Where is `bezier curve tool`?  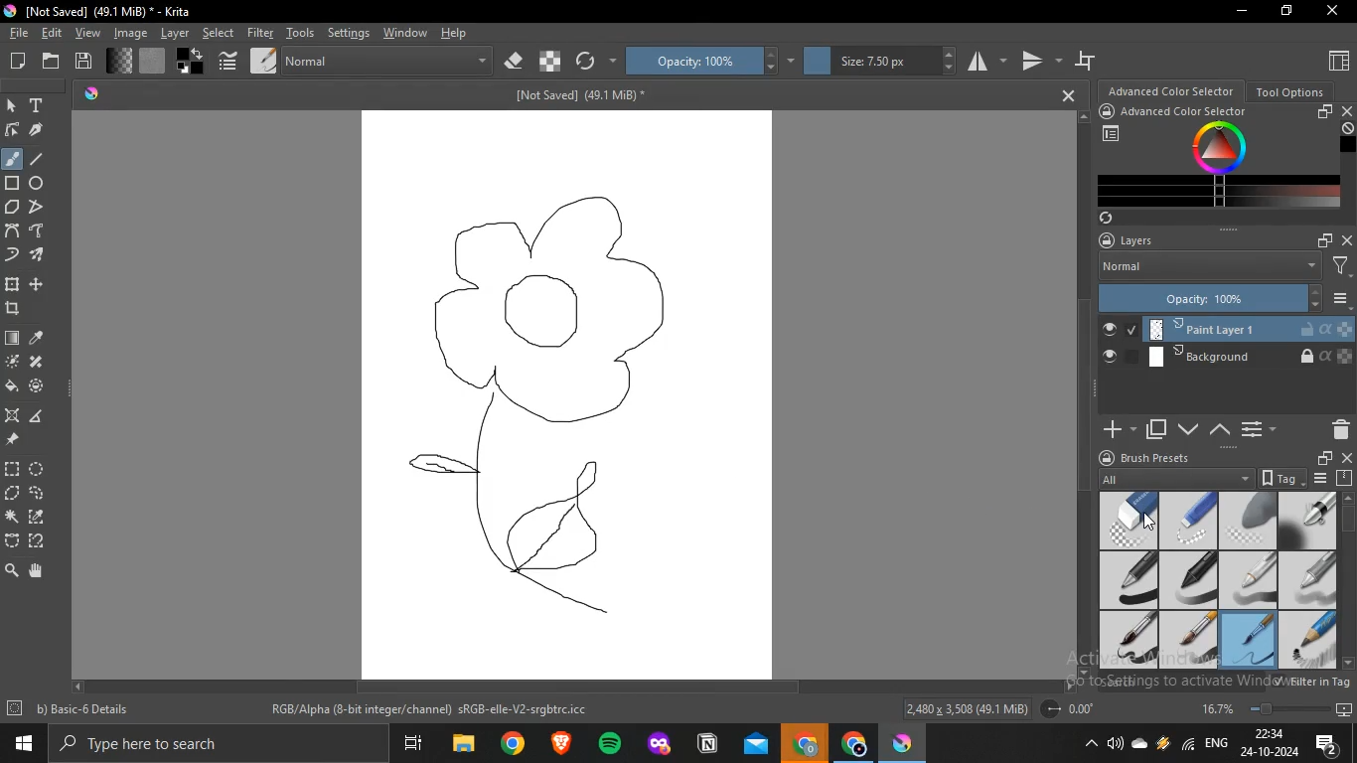 bezier curve tool is located at coordinates (13, 229).